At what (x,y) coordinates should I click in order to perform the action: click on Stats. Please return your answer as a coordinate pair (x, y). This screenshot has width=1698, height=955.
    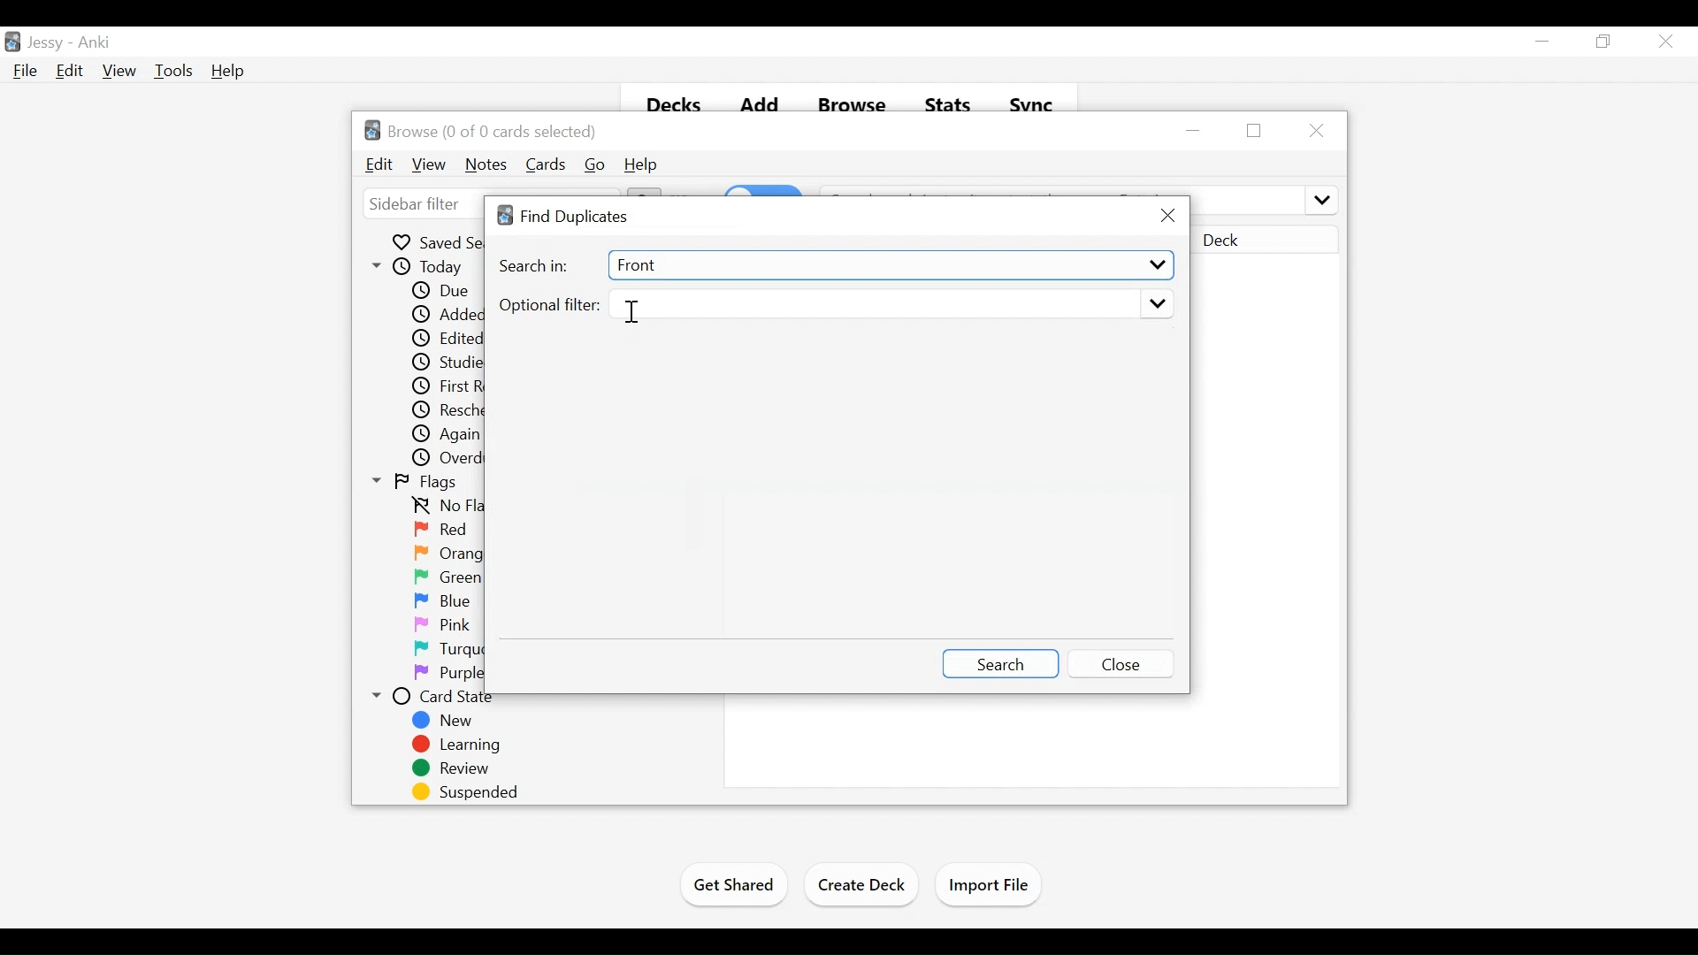
    Looking at the image, I should click on (946, 101).